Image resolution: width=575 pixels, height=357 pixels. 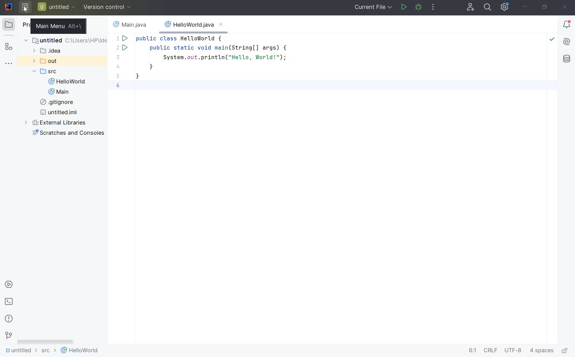 What do you see at coordinates (58, 26) in the screenshot?
I see `main menu` at bounding box center [58, 26].